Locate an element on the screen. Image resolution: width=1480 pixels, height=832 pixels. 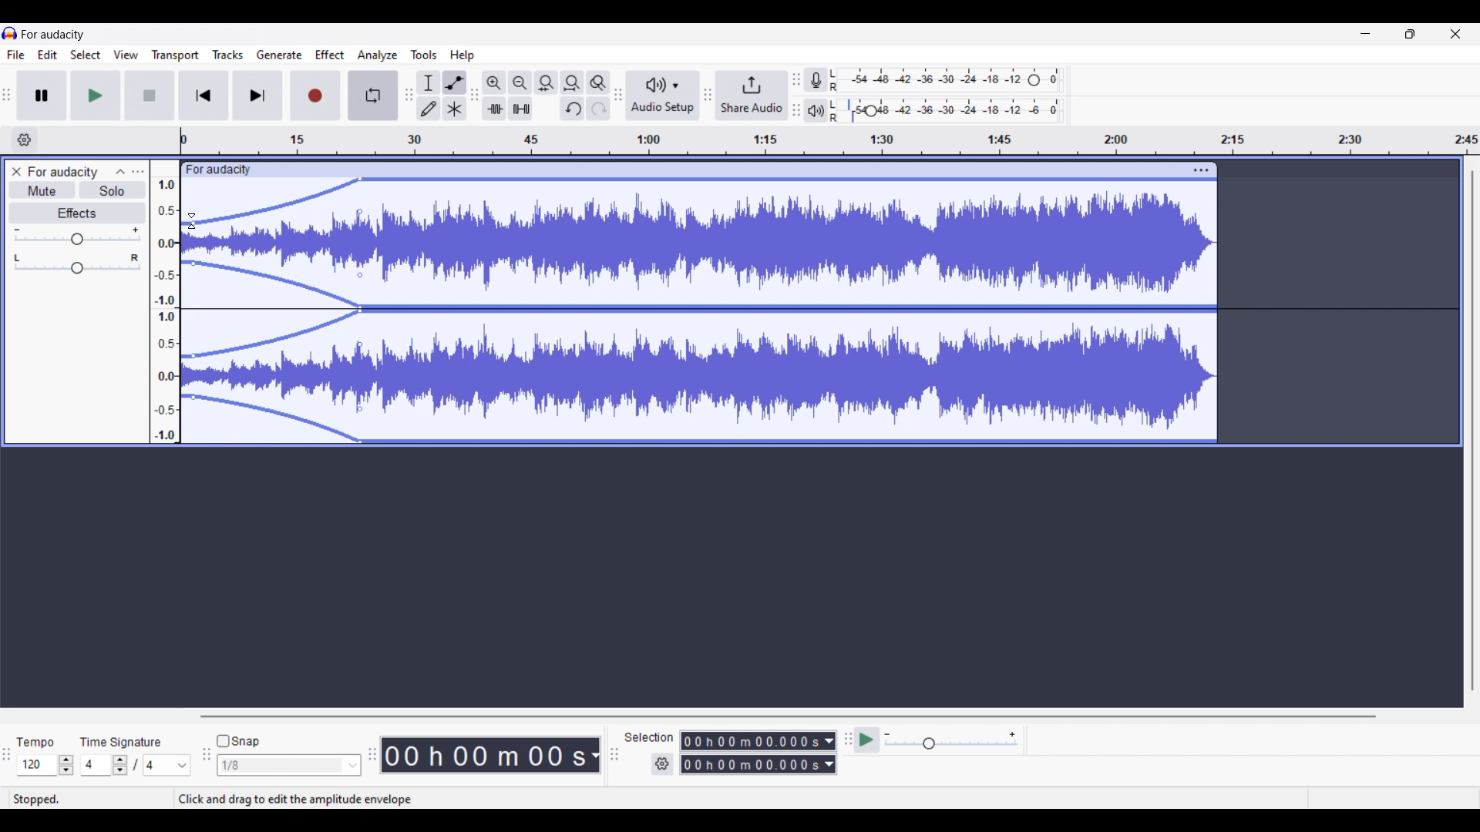
Close interface is located at coordinates (1455, 34).